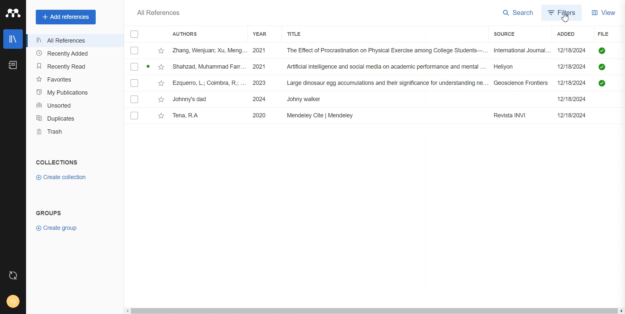 The height and width of the screenshot is (314, 625). What do you see at coordinates (66, 17) in the screenshot?
I see `Add references` at bounding box center [66, 17].